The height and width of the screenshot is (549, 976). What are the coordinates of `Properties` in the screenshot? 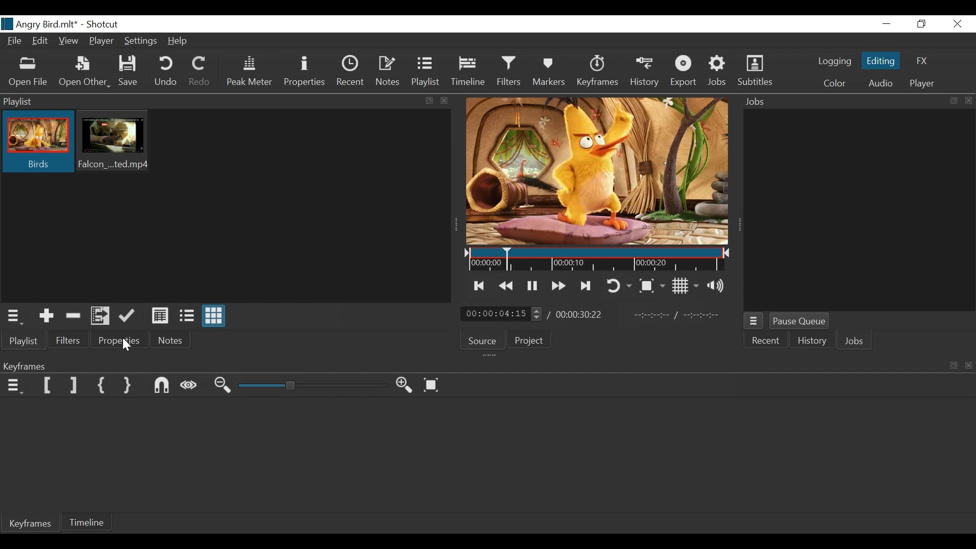 It's located at (117, 340).